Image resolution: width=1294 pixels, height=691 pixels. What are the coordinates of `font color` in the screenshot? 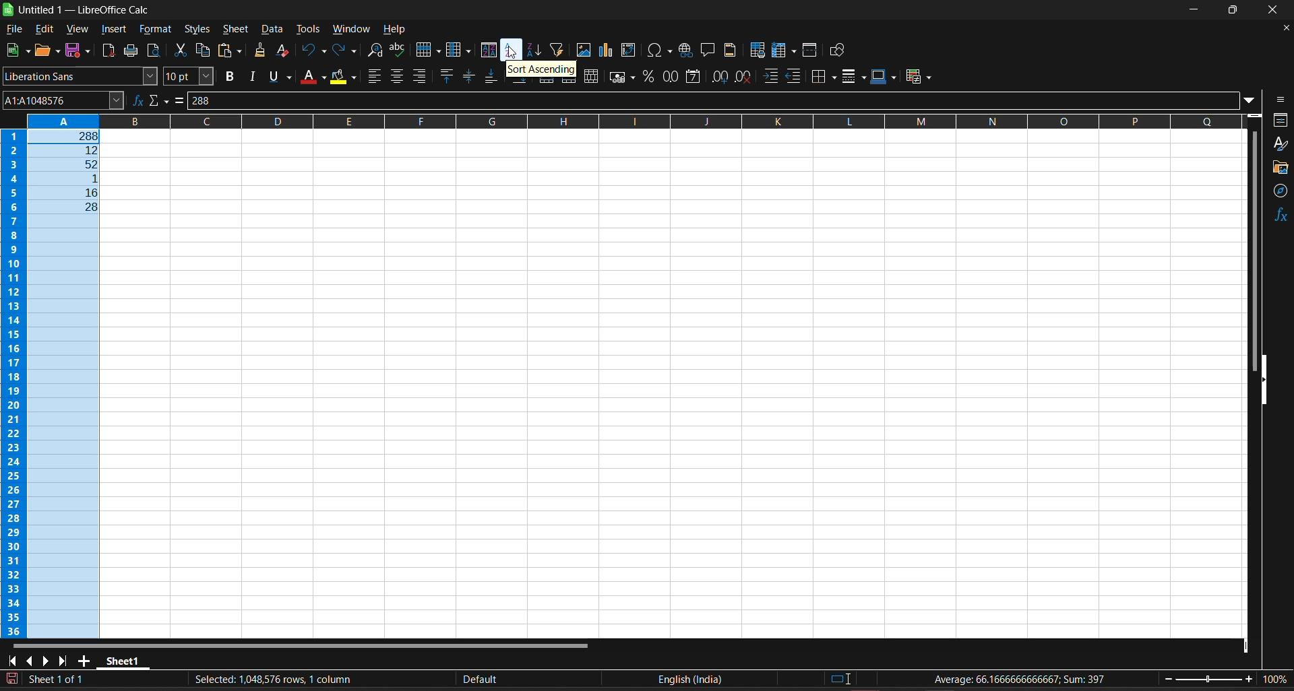 It's located at (313, 78).